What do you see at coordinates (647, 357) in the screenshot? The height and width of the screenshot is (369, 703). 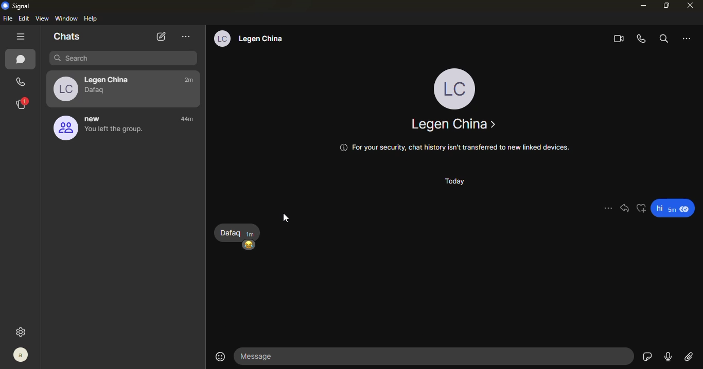 I see `sticker` at bounding box center [647, 357].